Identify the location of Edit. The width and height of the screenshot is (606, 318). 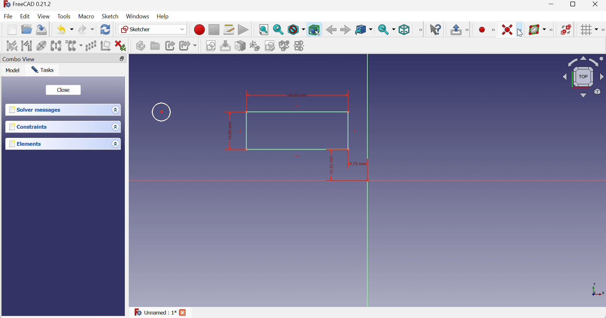
(25, 16).